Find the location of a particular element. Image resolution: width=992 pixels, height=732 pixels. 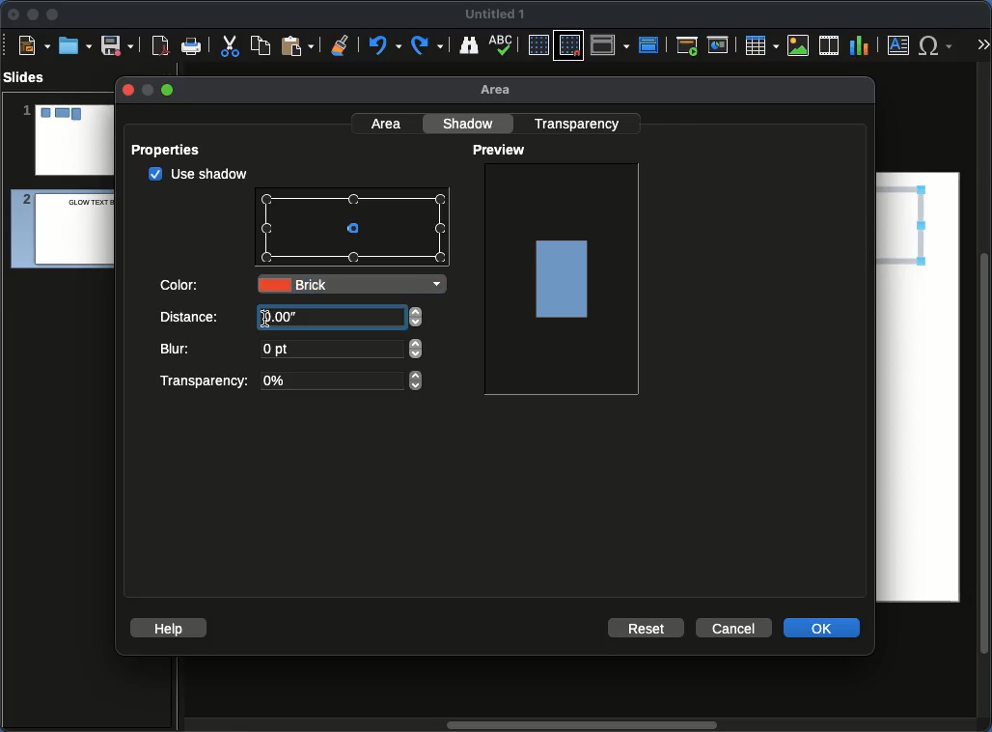

Properties is located at coordinates (172, 150).